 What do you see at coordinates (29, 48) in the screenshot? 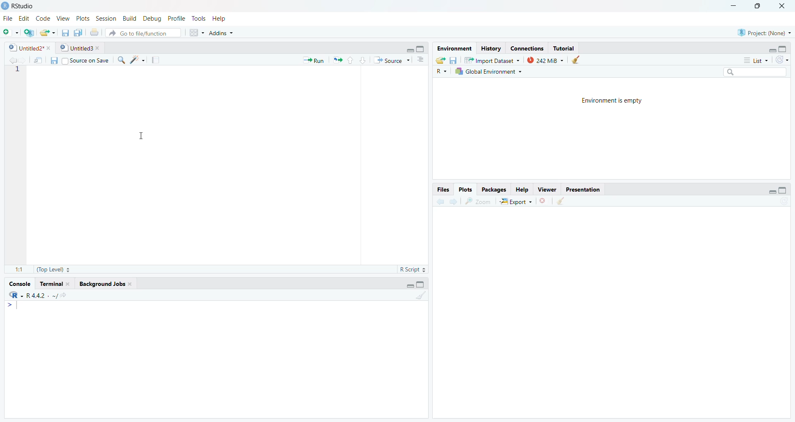
I see `0 | Untitled2*` at bounding box center [29, 48].